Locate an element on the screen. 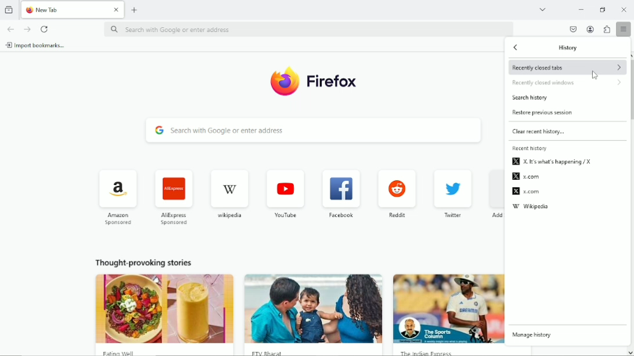 The width and height of the screenshot is (634, 356). history is located at coordinates (570, 48).